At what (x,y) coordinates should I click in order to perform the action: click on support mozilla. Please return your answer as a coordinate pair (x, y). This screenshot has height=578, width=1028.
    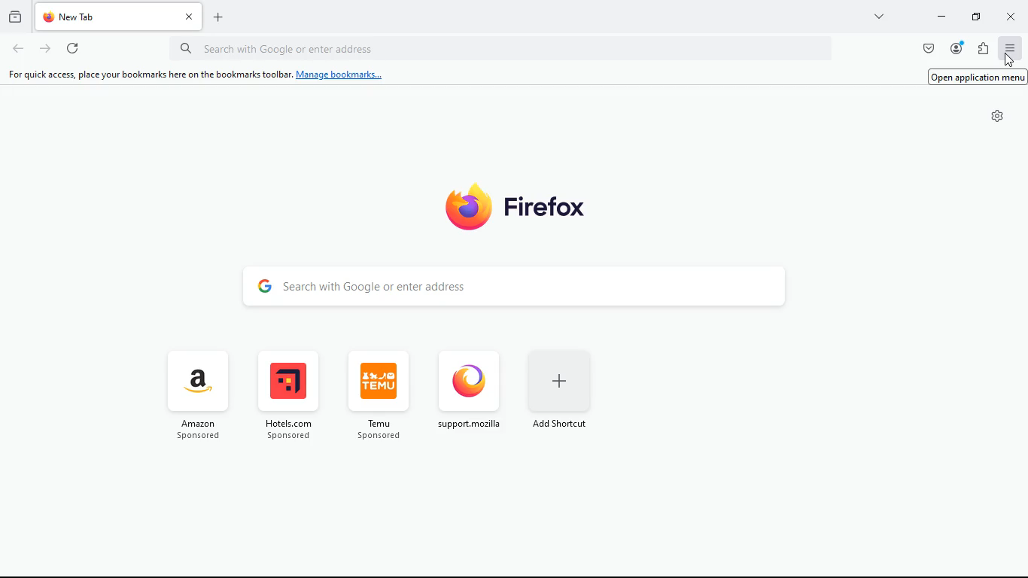
    Looking at the image, I should click on (467, 389).